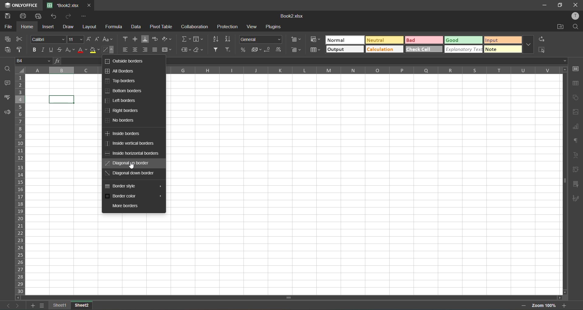 This screenshot has width=583, height=310. I want to click on bad, so click(423, 41).